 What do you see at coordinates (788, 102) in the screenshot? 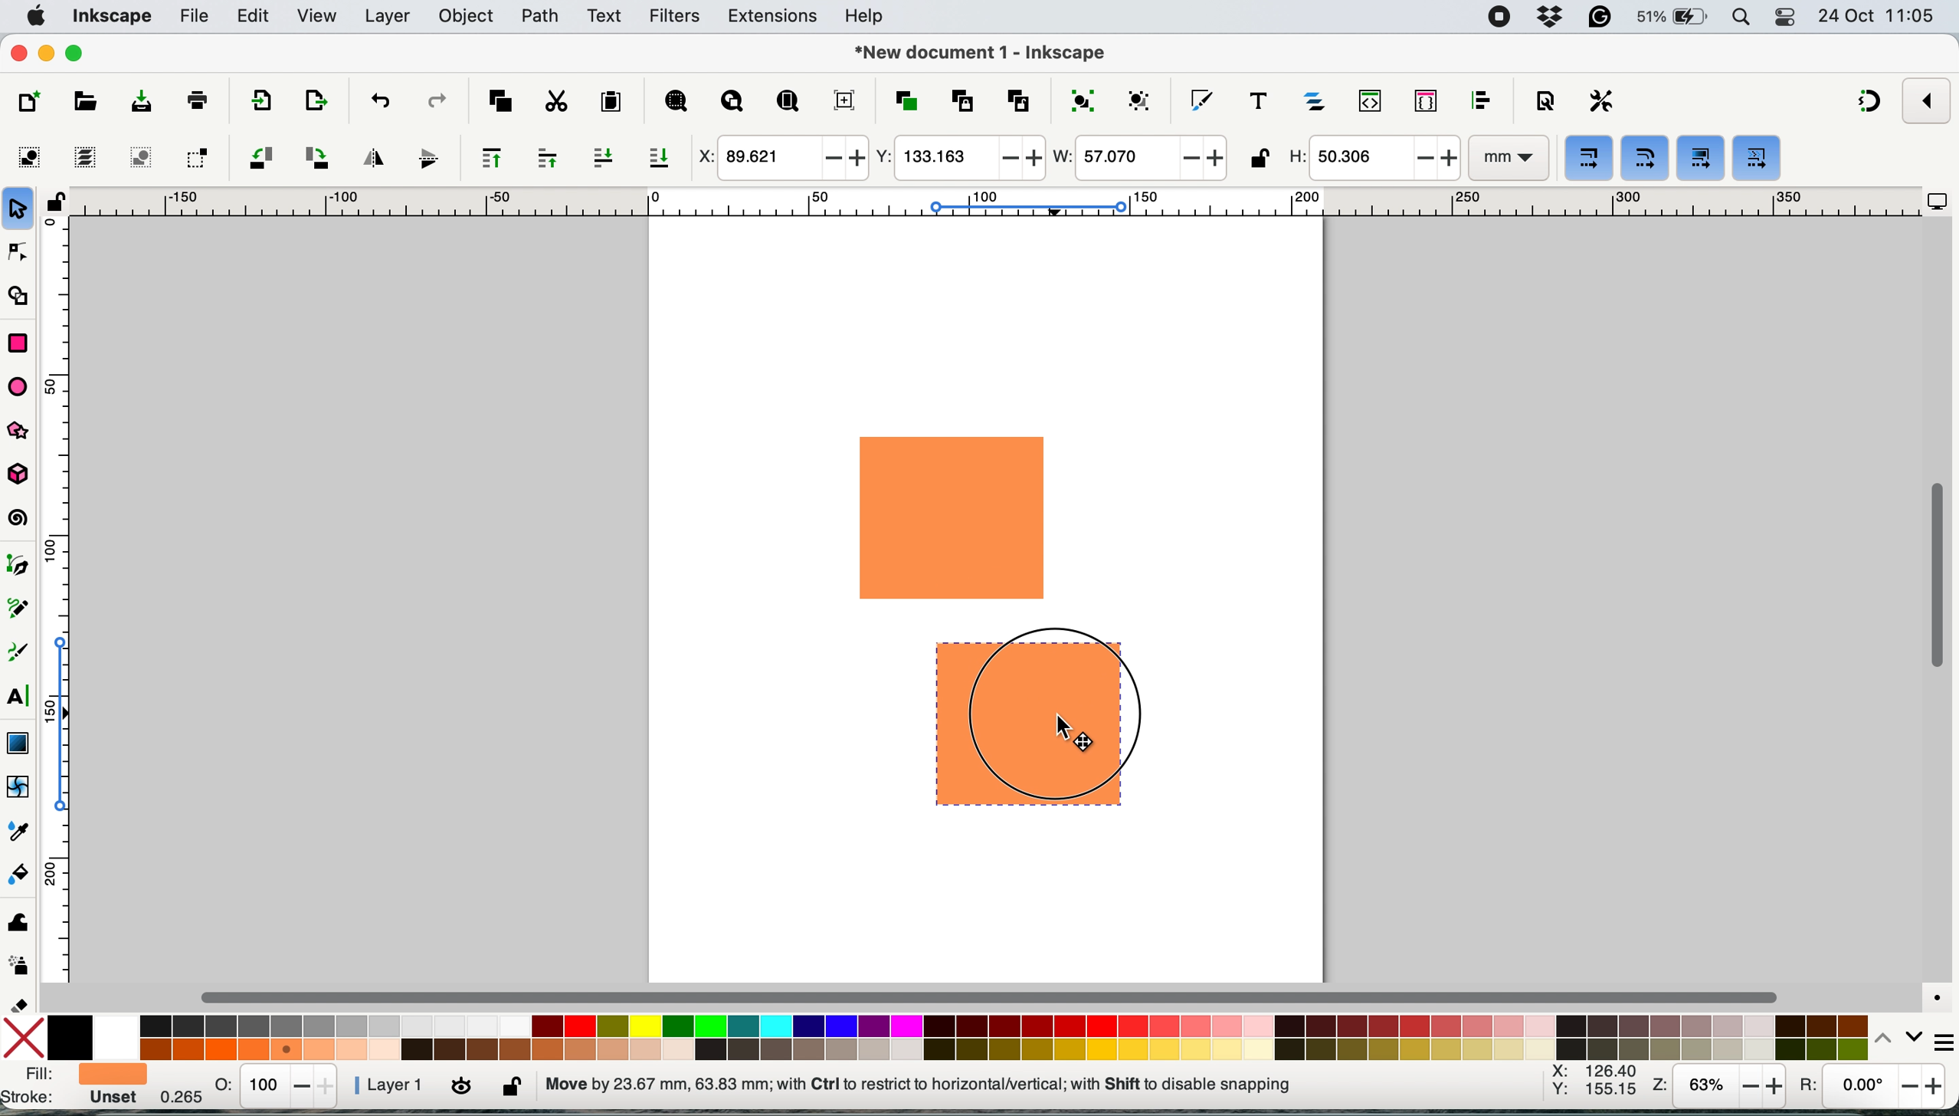
I see `zoom page` at bounding box center [788, 102].